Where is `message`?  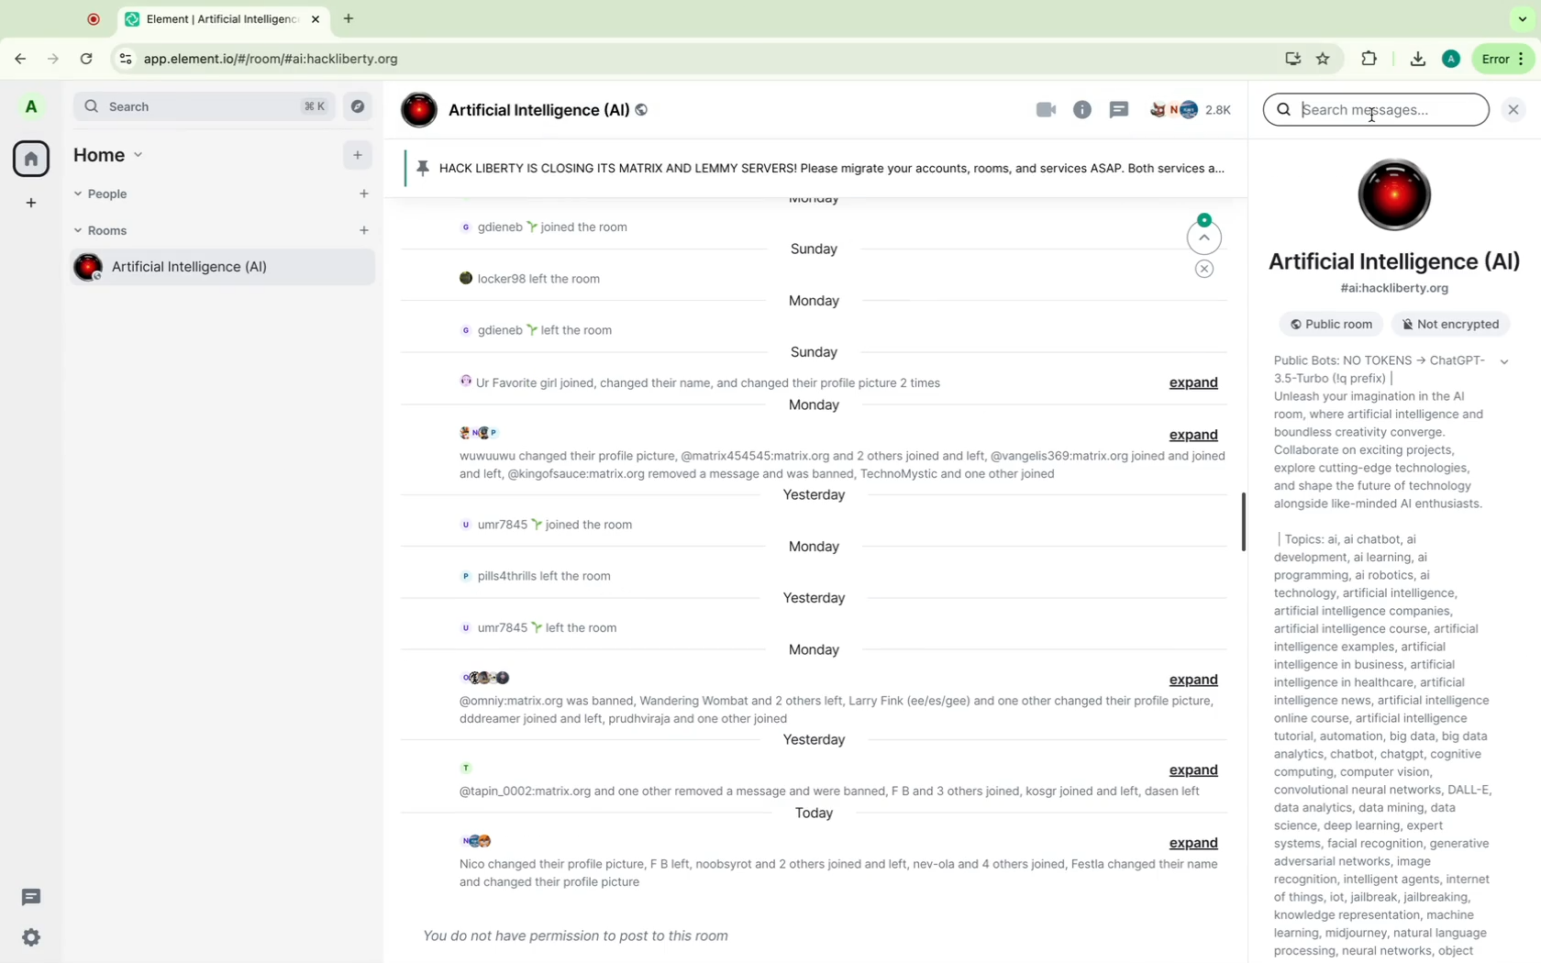
message is located at coordinates (572, 932).